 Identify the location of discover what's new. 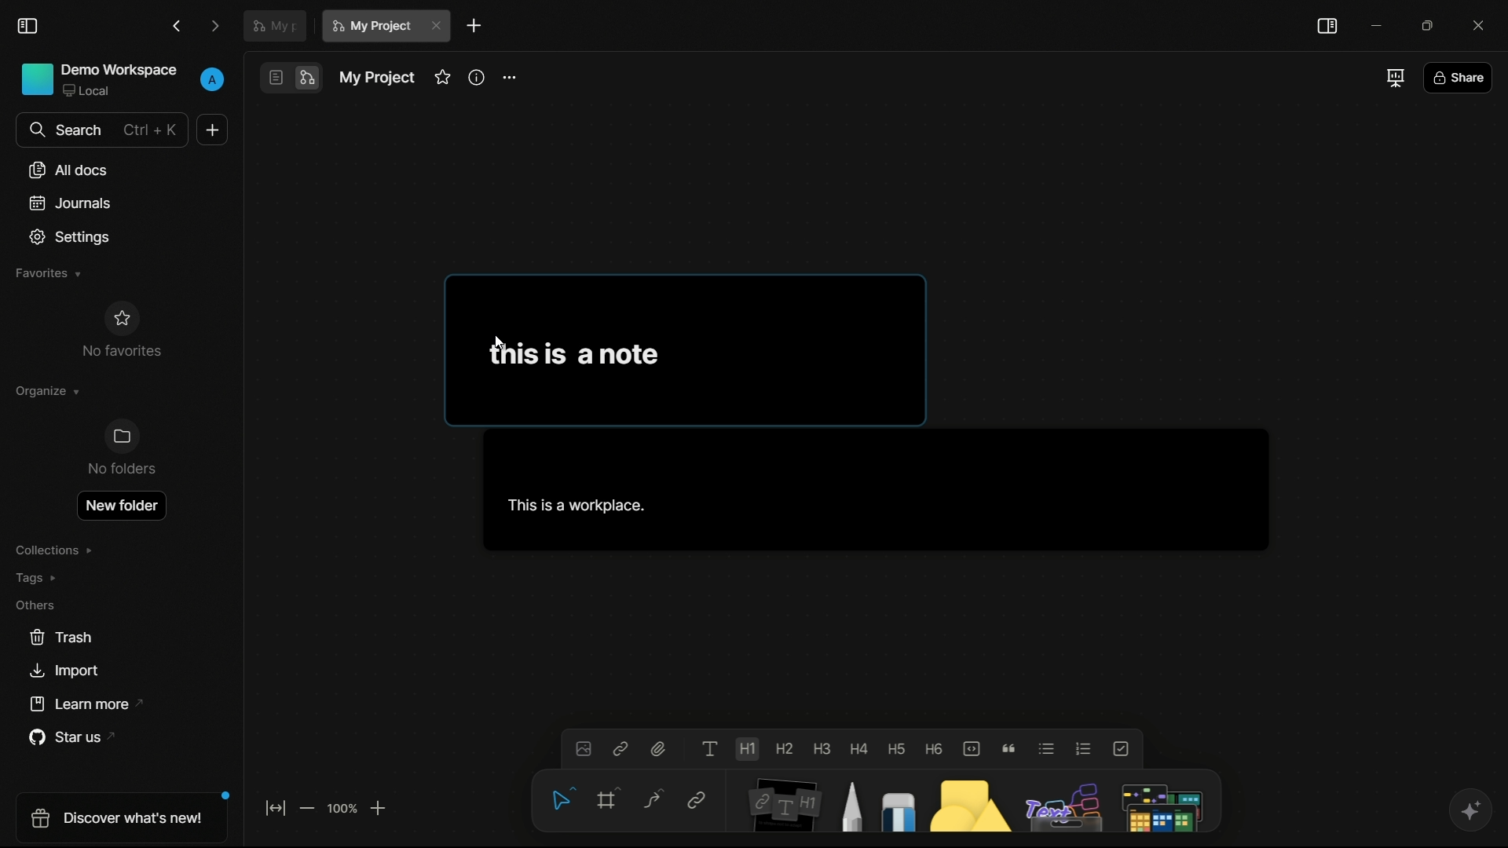
(117, 821).